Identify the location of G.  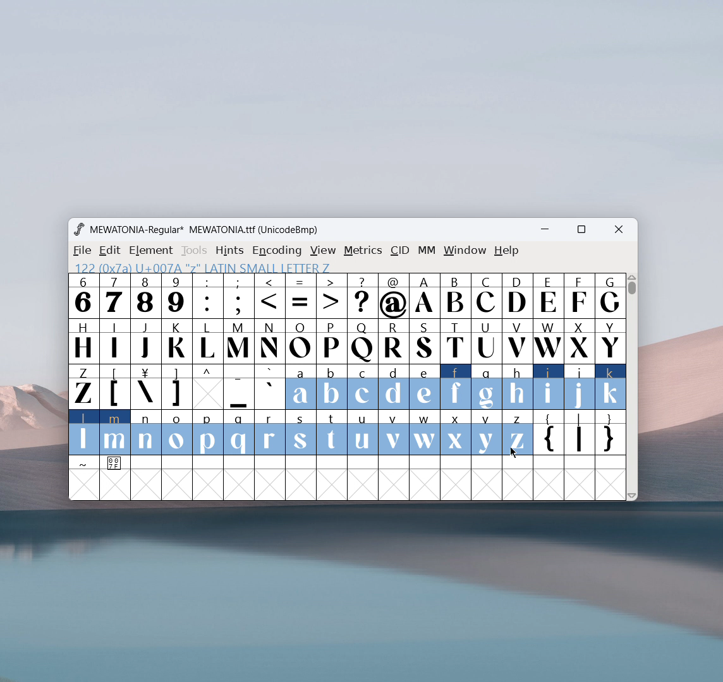
(610, 296).